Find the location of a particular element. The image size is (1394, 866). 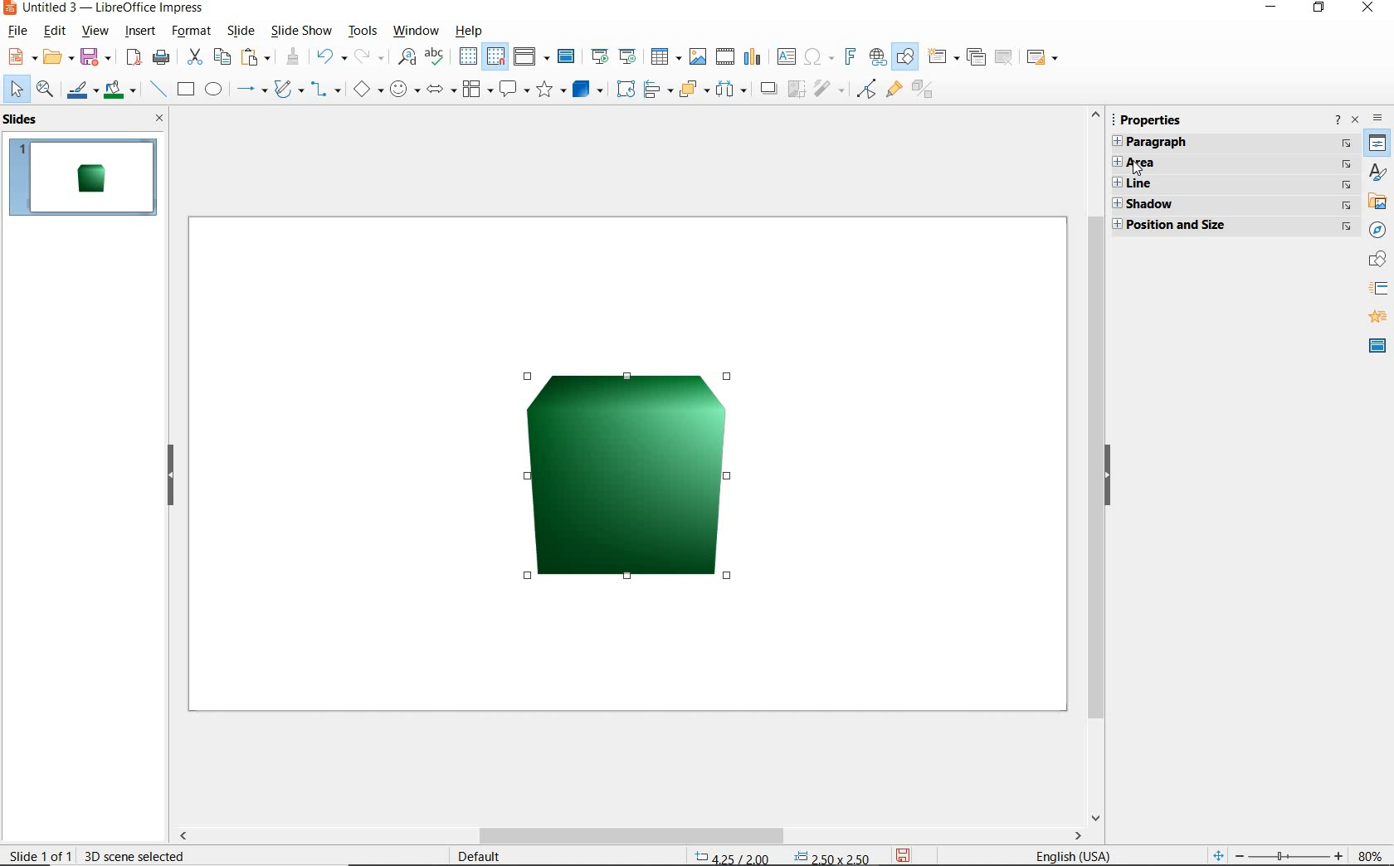

GALLERY is located at coordinates (1377, 203).